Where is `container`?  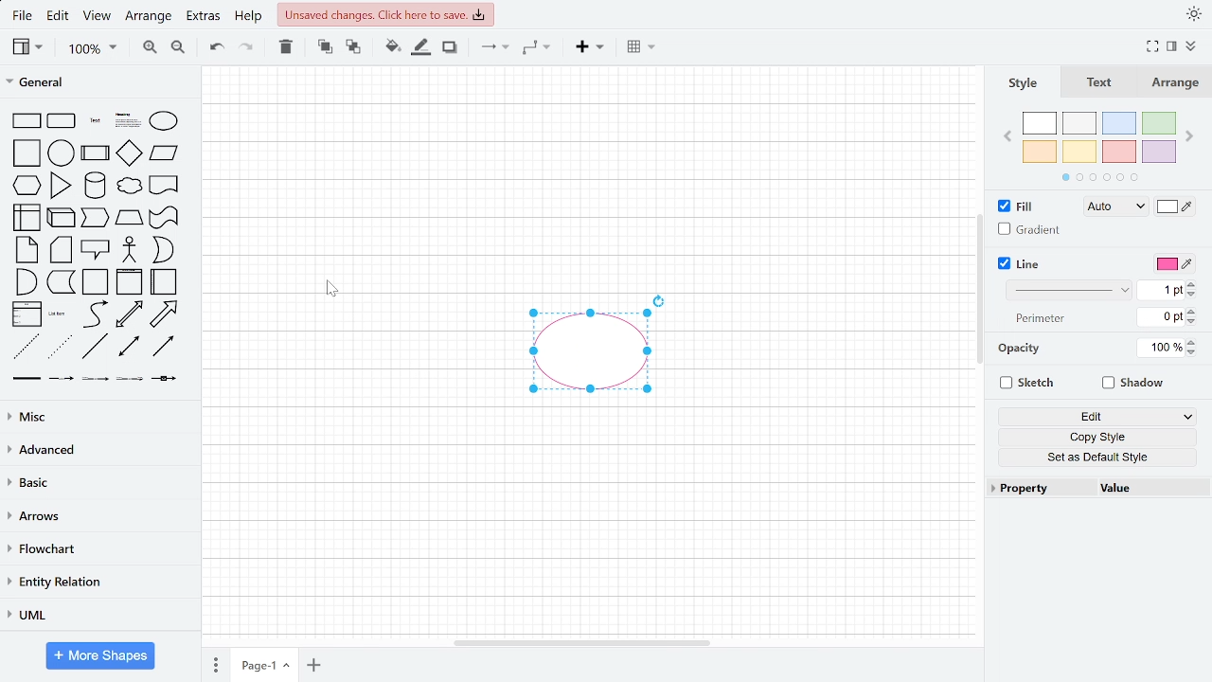
container is located at coordinates (96, 282).